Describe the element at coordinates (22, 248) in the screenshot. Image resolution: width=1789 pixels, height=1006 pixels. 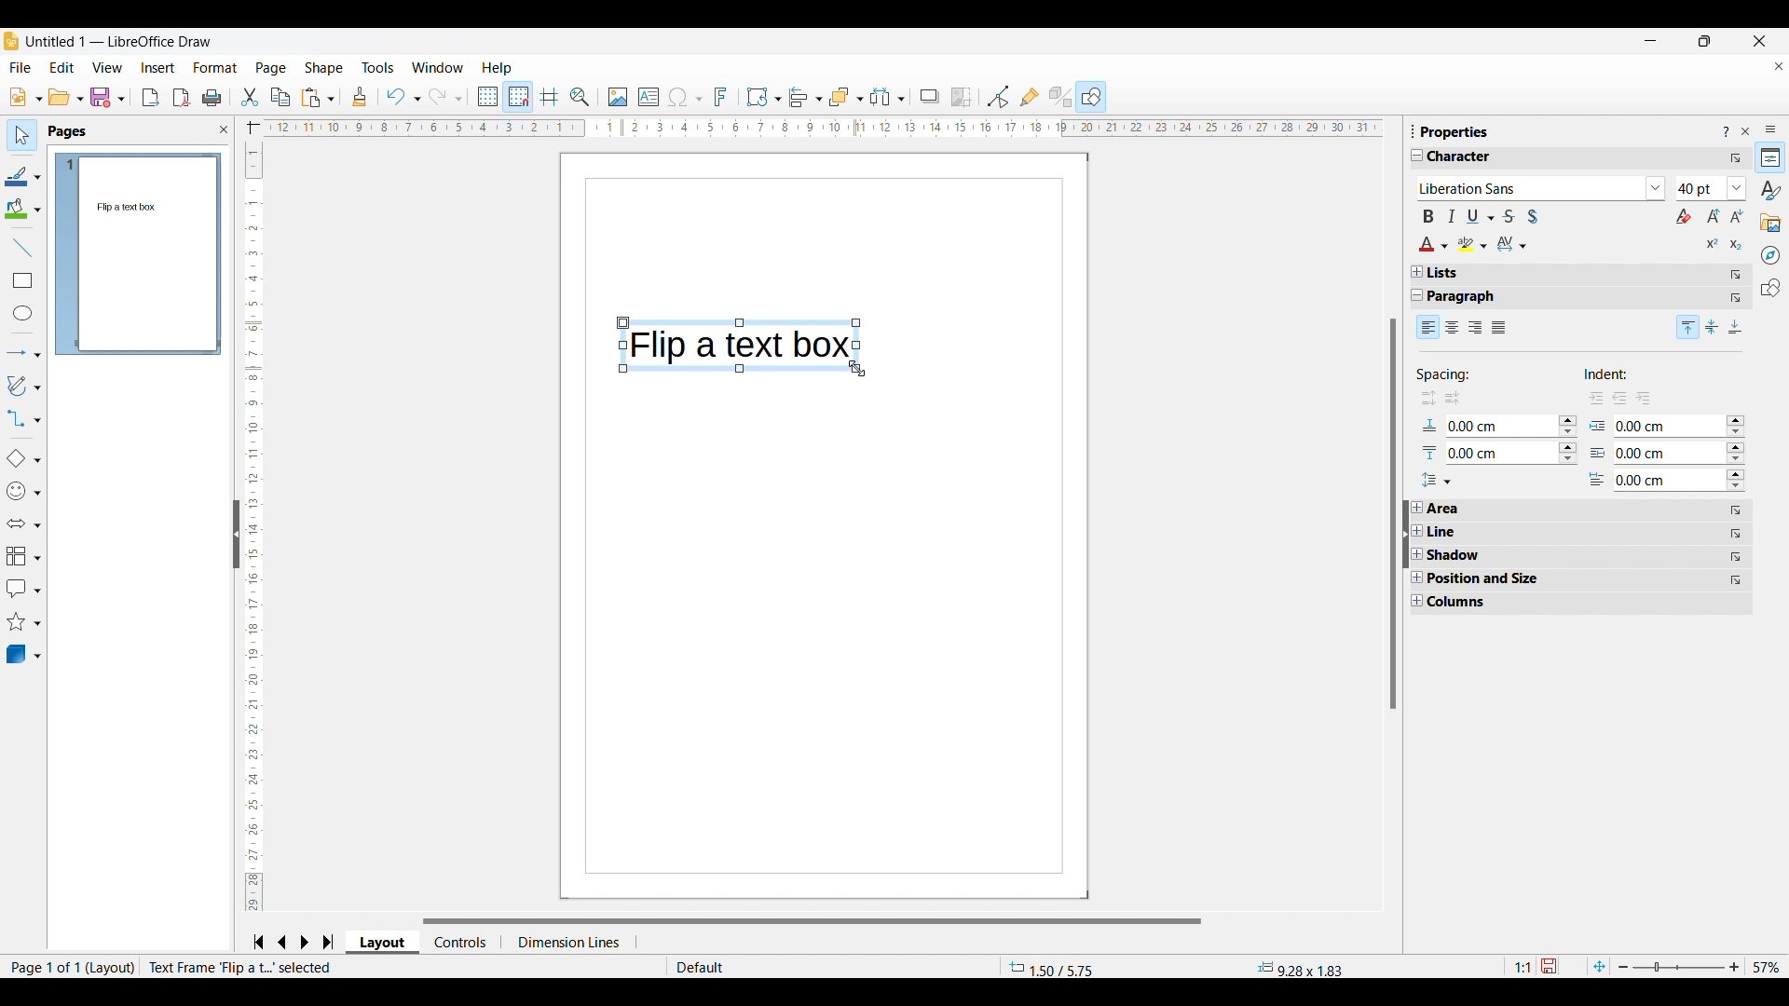
I see `Insert line` at that location.